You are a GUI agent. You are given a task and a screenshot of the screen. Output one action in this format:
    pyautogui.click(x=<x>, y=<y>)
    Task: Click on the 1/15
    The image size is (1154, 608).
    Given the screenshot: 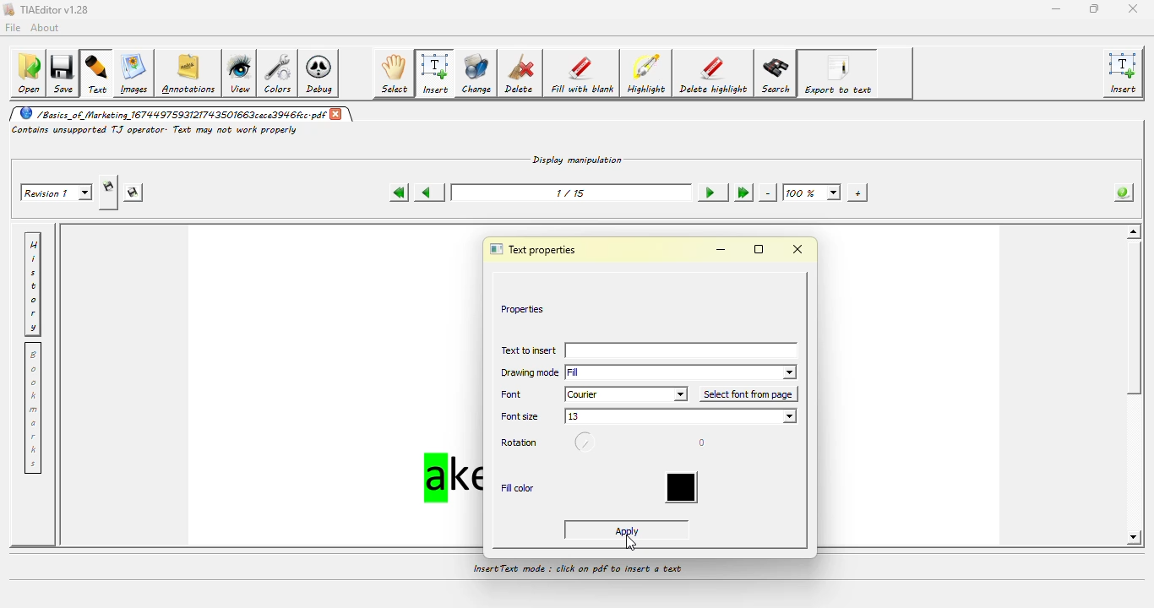 What is the action you would take?
    pyautogui.click(x=569, y=192)
    